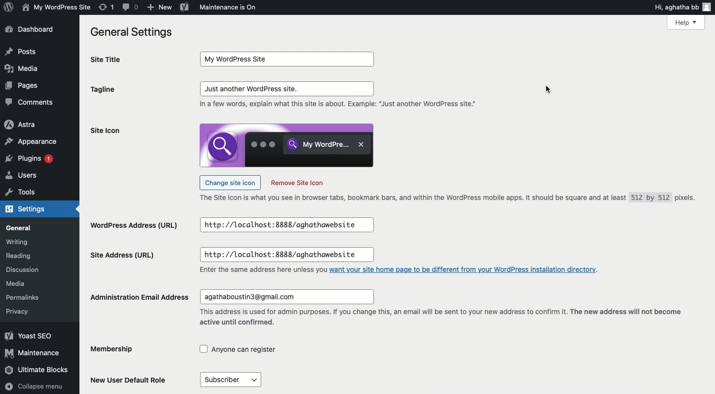 The width and height of the screenshot is (715, 394). Describe the element at coordinates (683, 7) in the screenshot. I see `Hi user` at that location.